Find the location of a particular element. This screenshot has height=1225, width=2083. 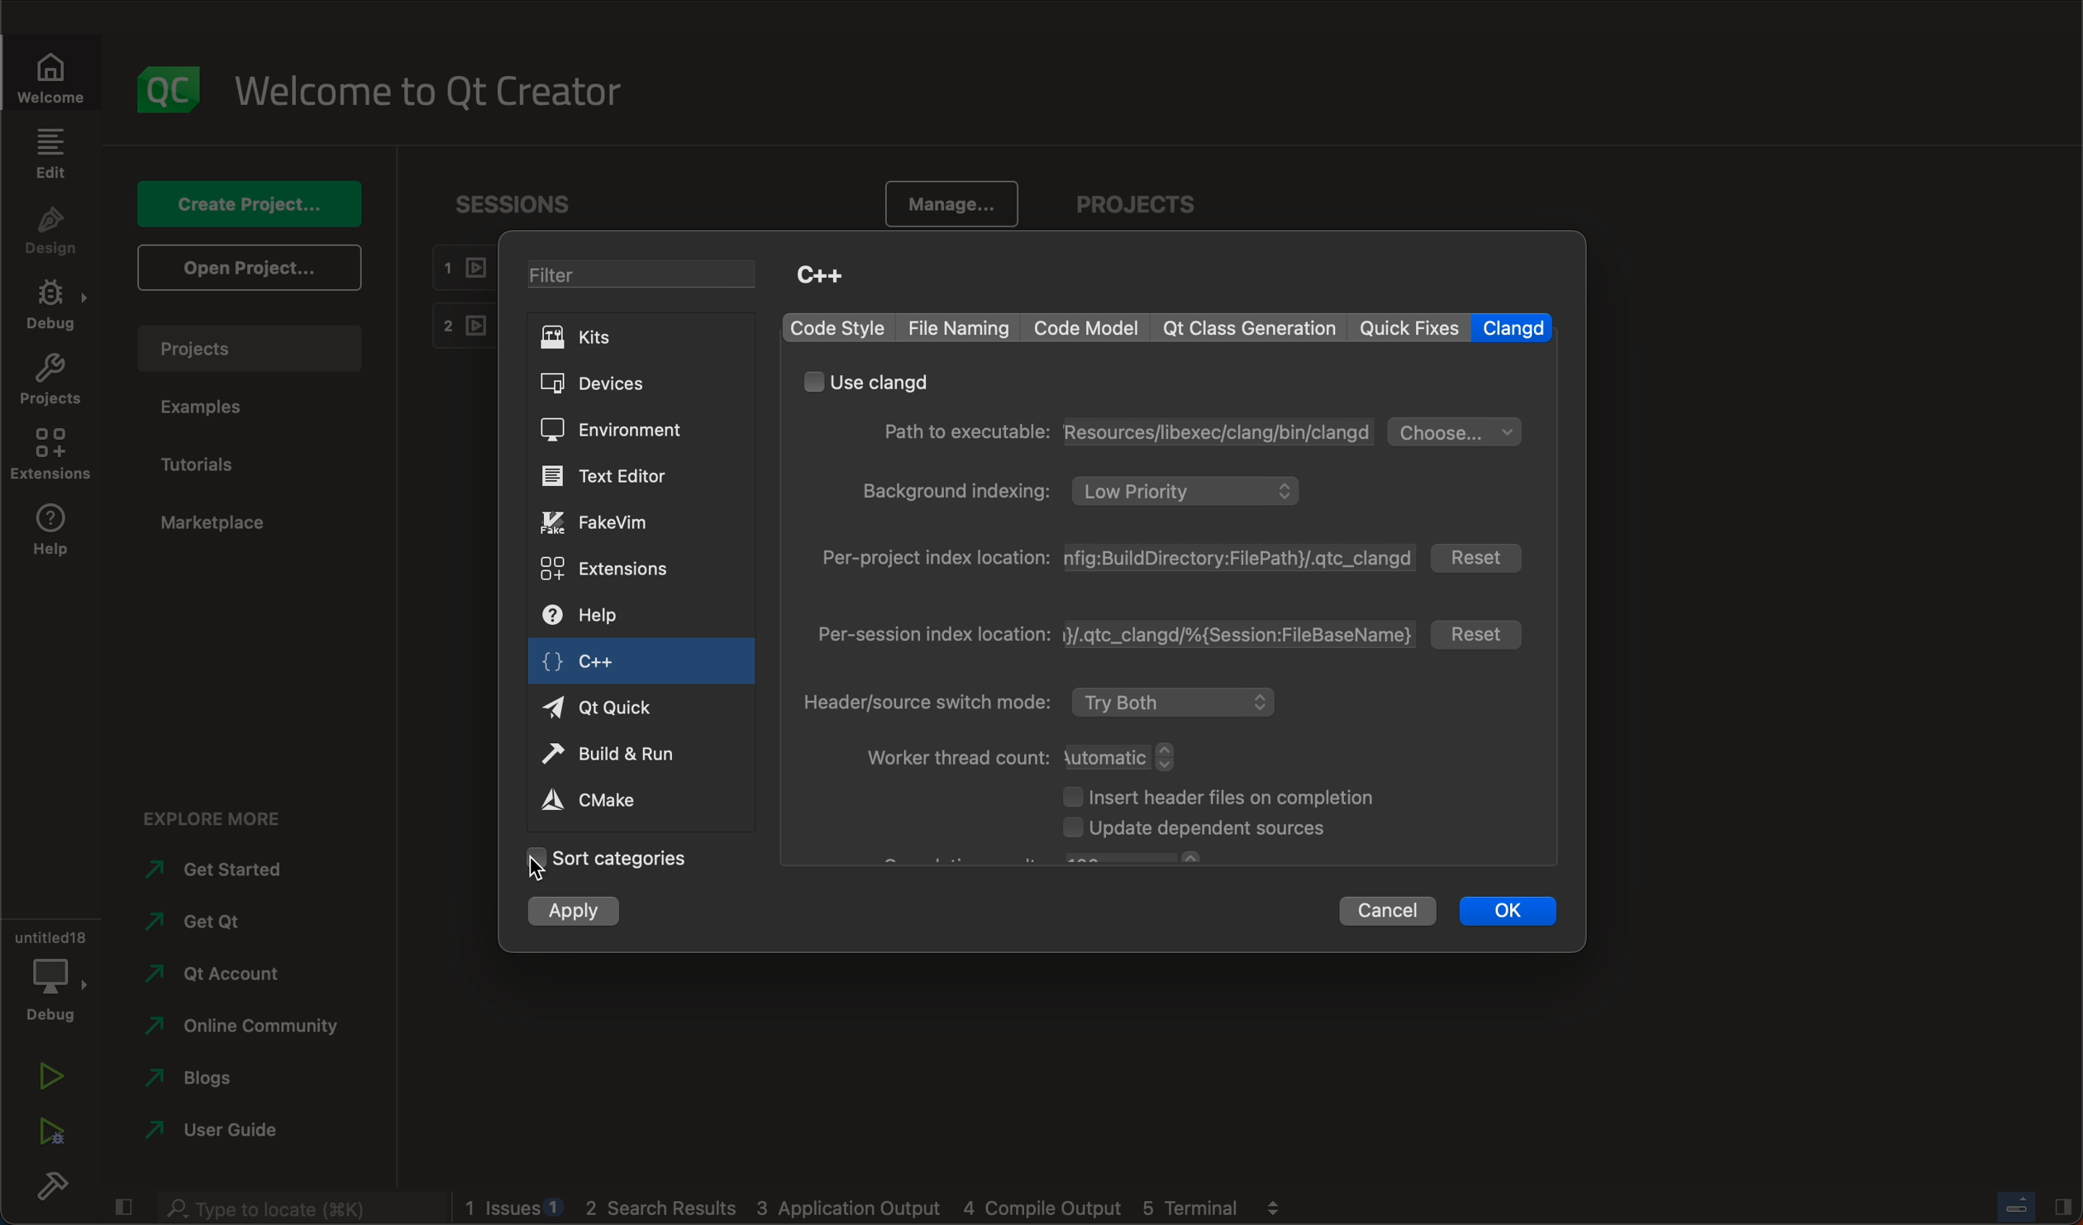

projects is located at coordinates (249, 348).